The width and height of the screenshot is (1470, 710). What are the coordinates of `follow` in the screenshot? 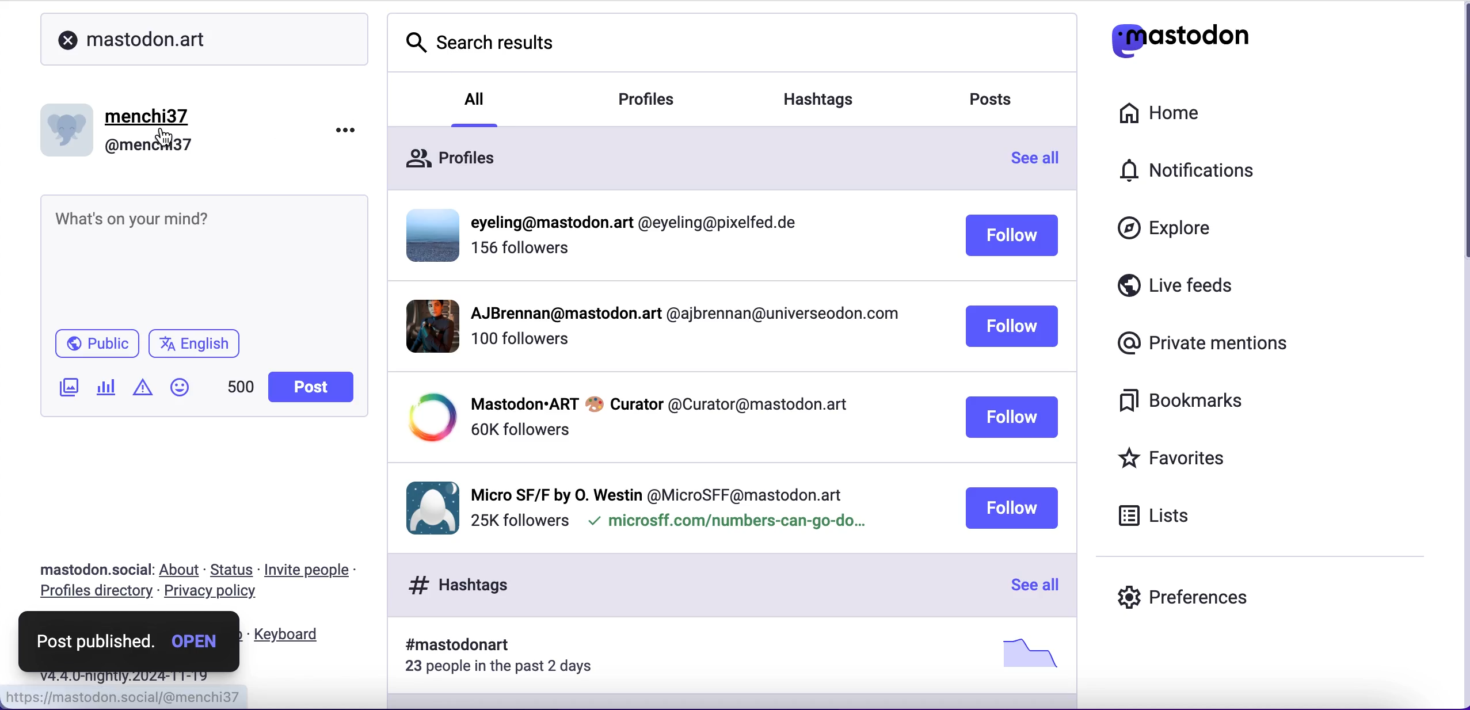 It's located at (1008, 326).